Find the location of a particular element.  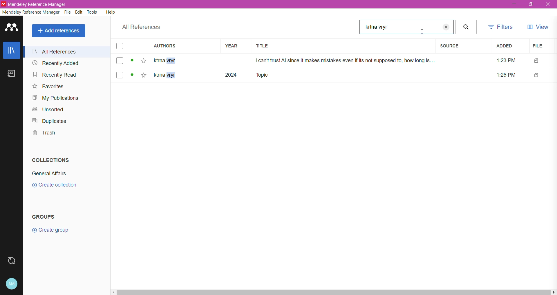

Source is located at coordinates (462, 46).